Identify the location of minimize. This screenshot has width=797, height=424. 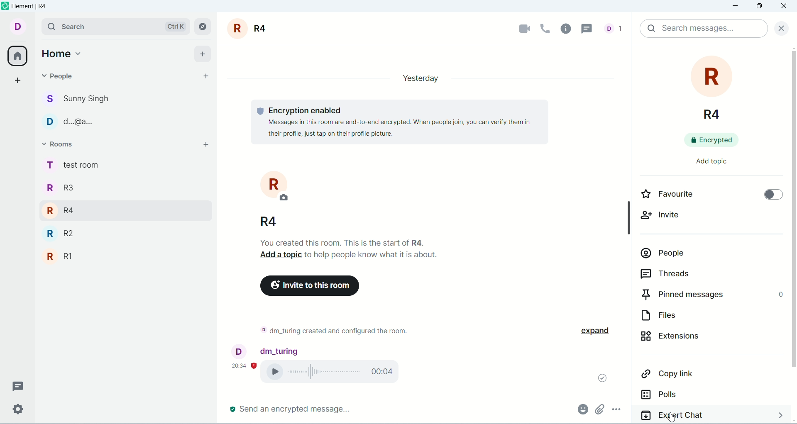
(737, 7).